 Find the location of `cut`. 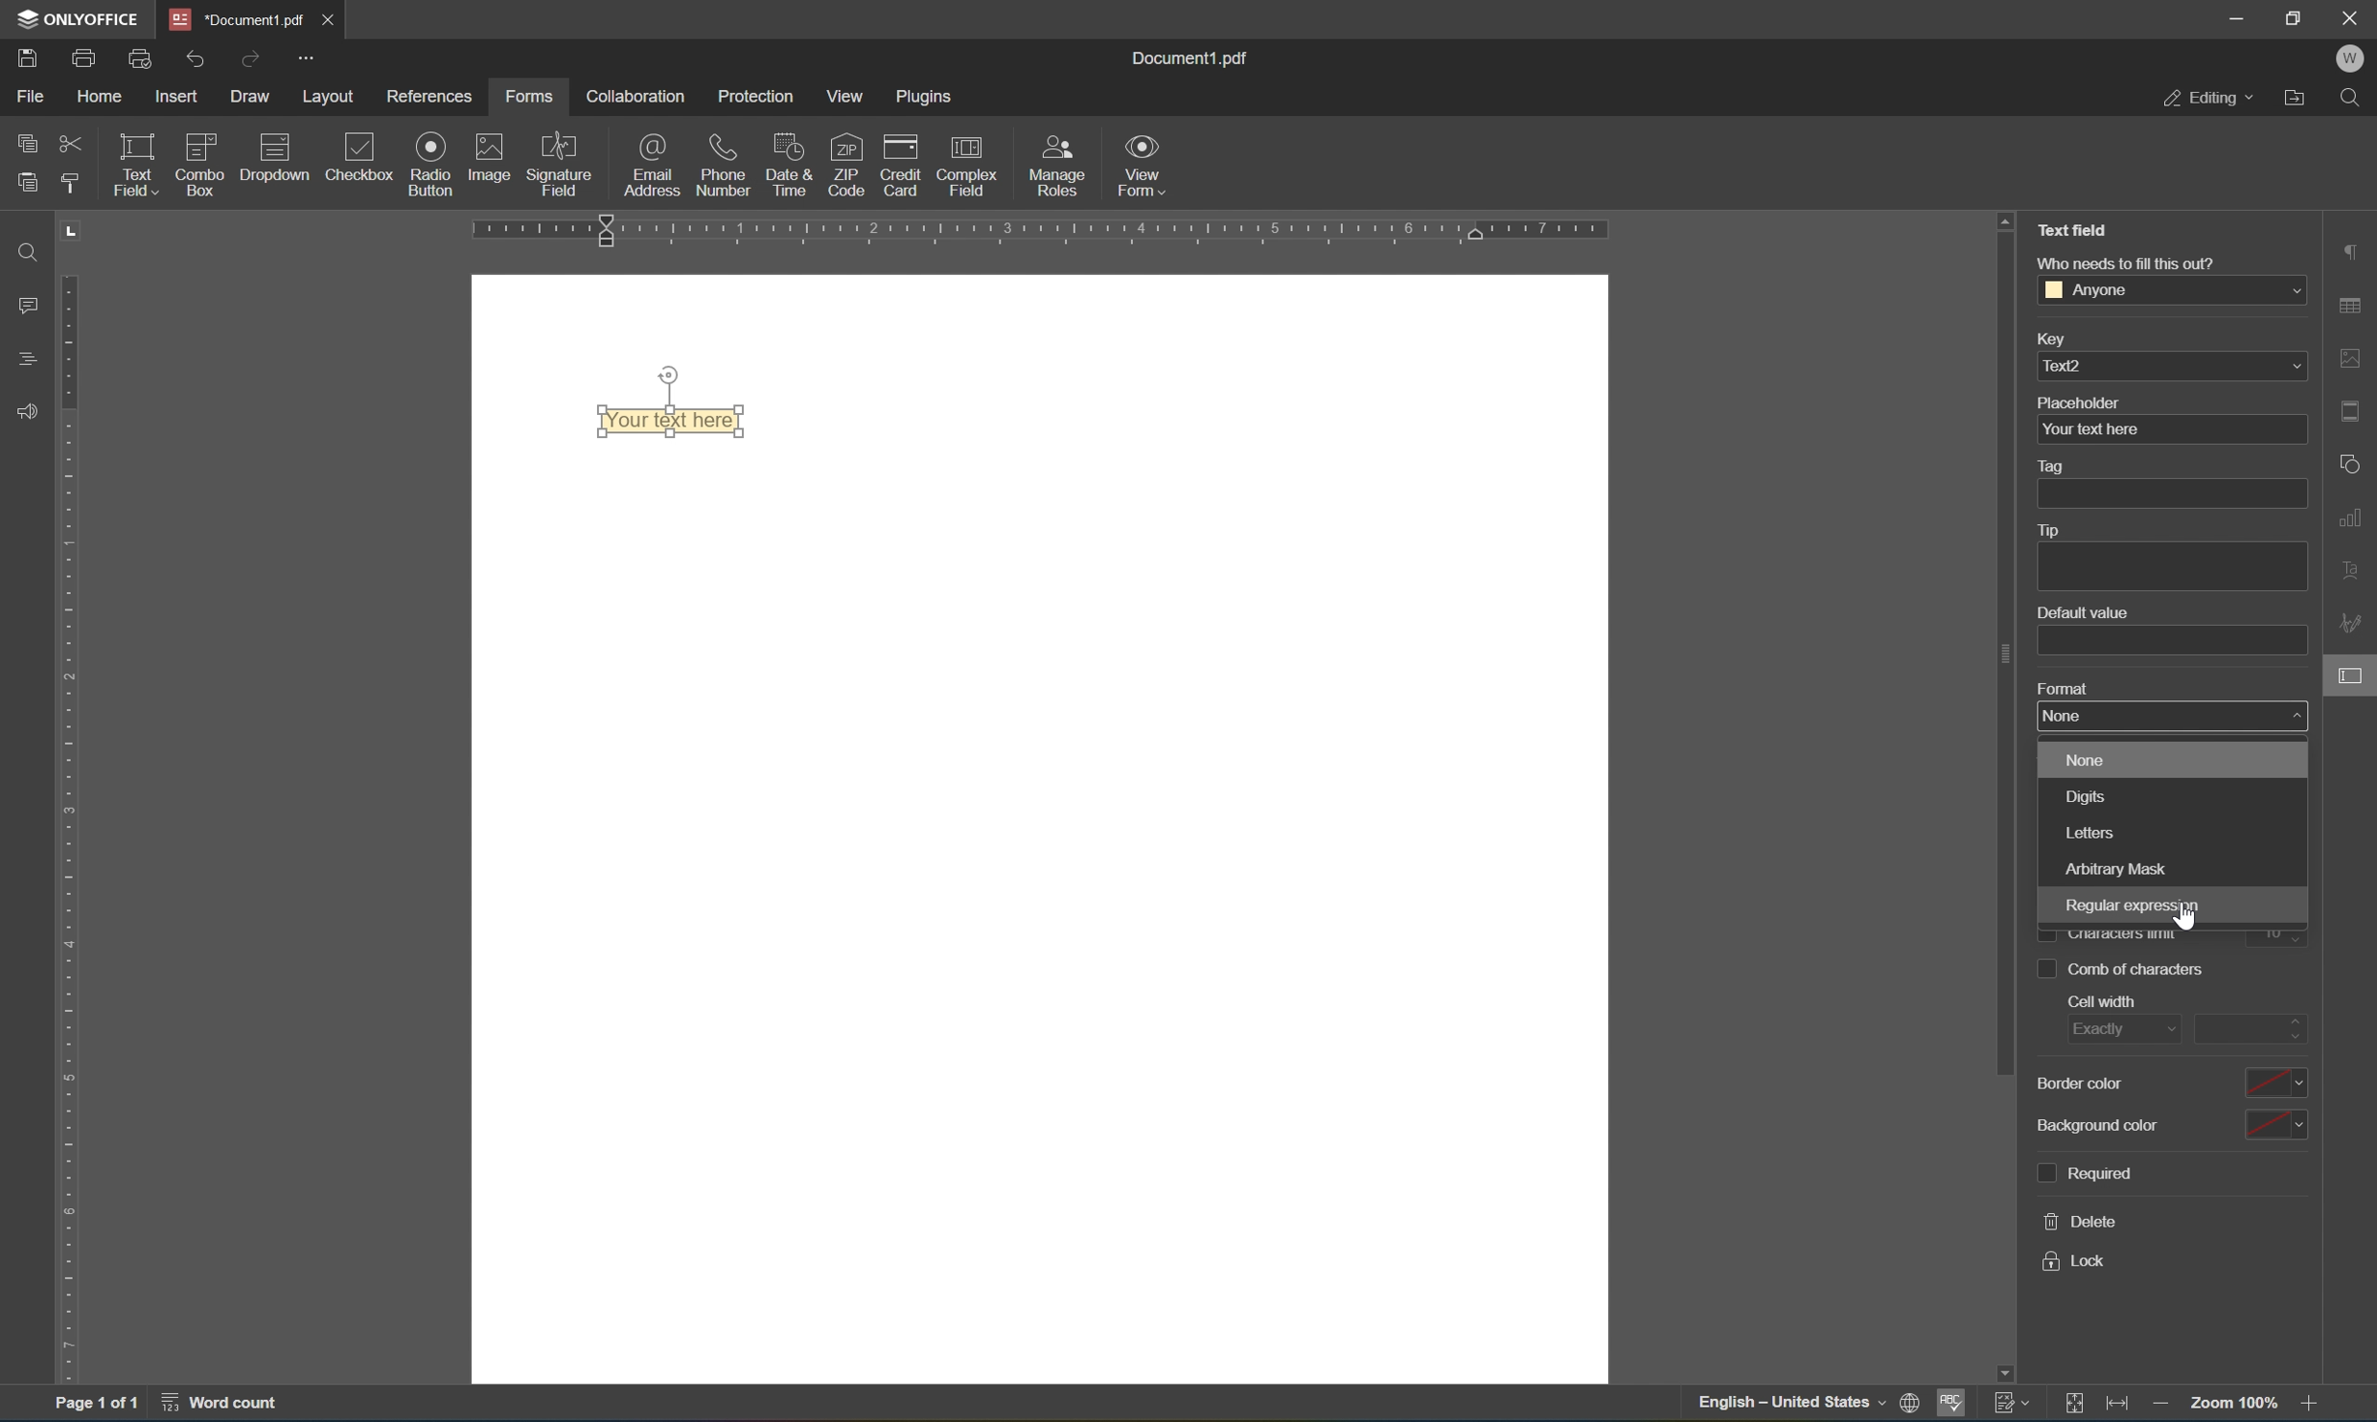

cut is located at coordinates (72, 143).